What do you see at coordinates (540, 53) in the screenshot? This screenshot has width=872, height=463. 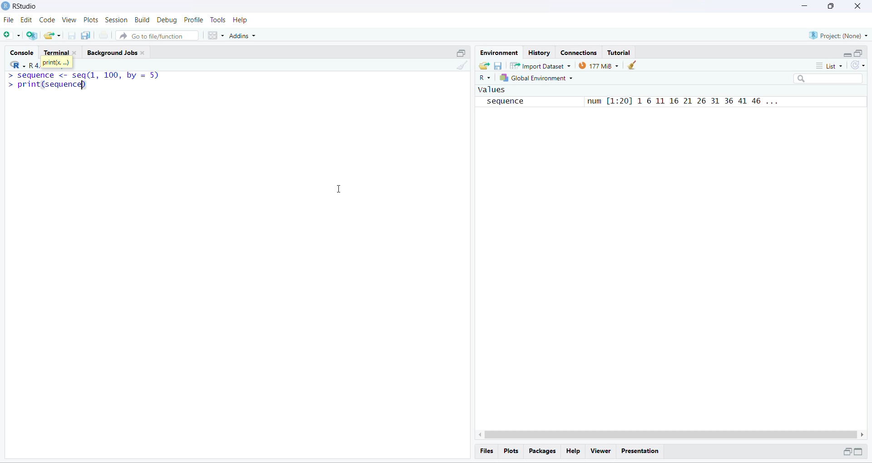 I see `History ` at bounding box center [540, 53].